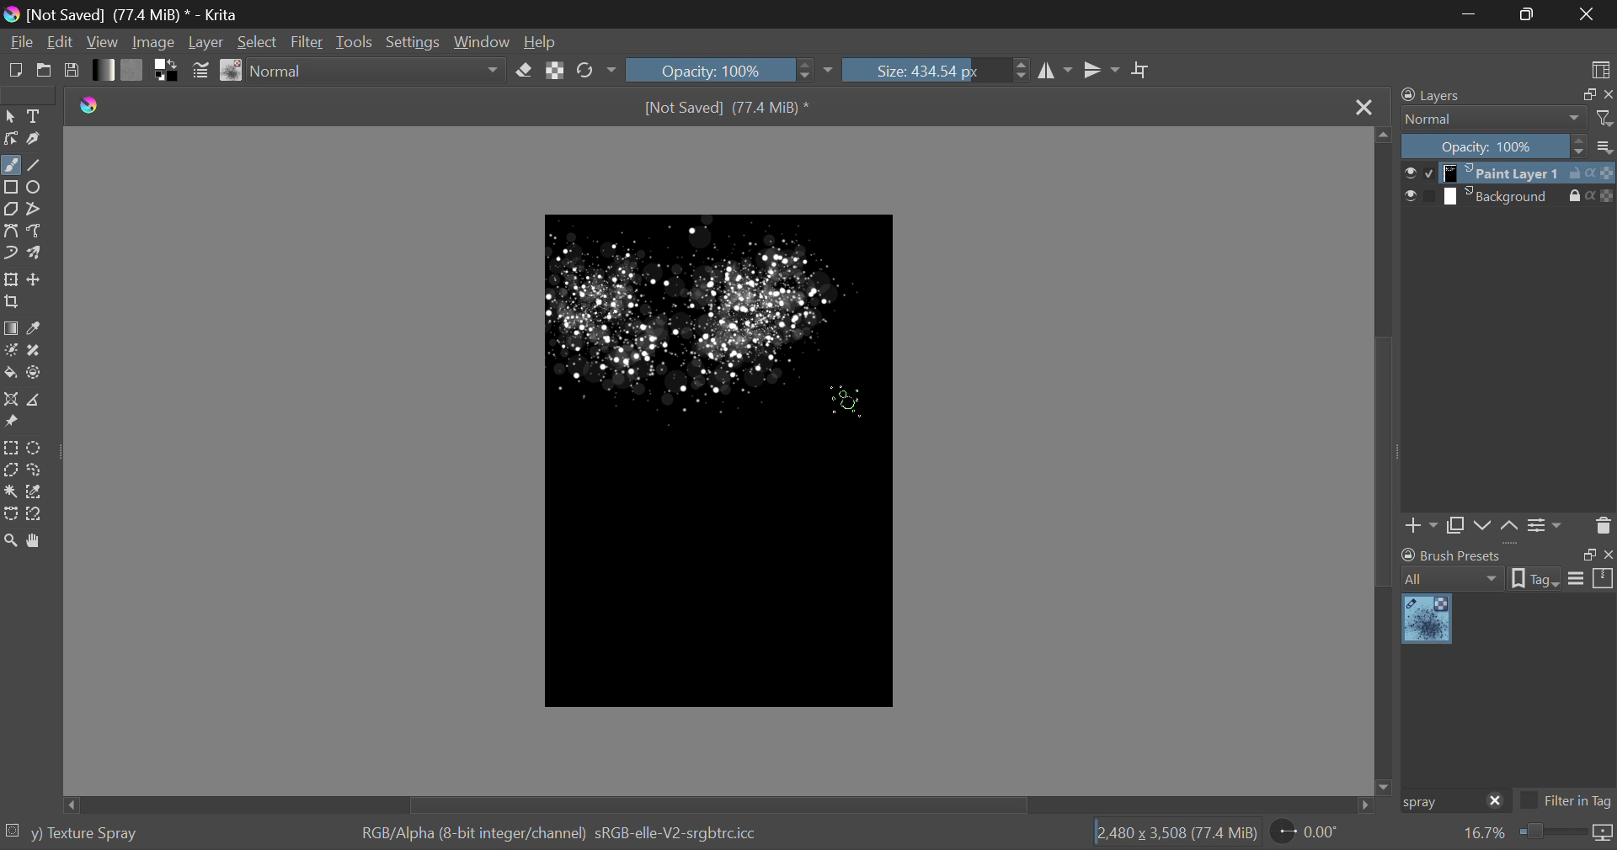 The height and width of the screenshot is (850, 1617). What do you see at coordinates (1601, 524) in the screenshot?
I see `Delete Layer` at bounding box center [1601, 524].